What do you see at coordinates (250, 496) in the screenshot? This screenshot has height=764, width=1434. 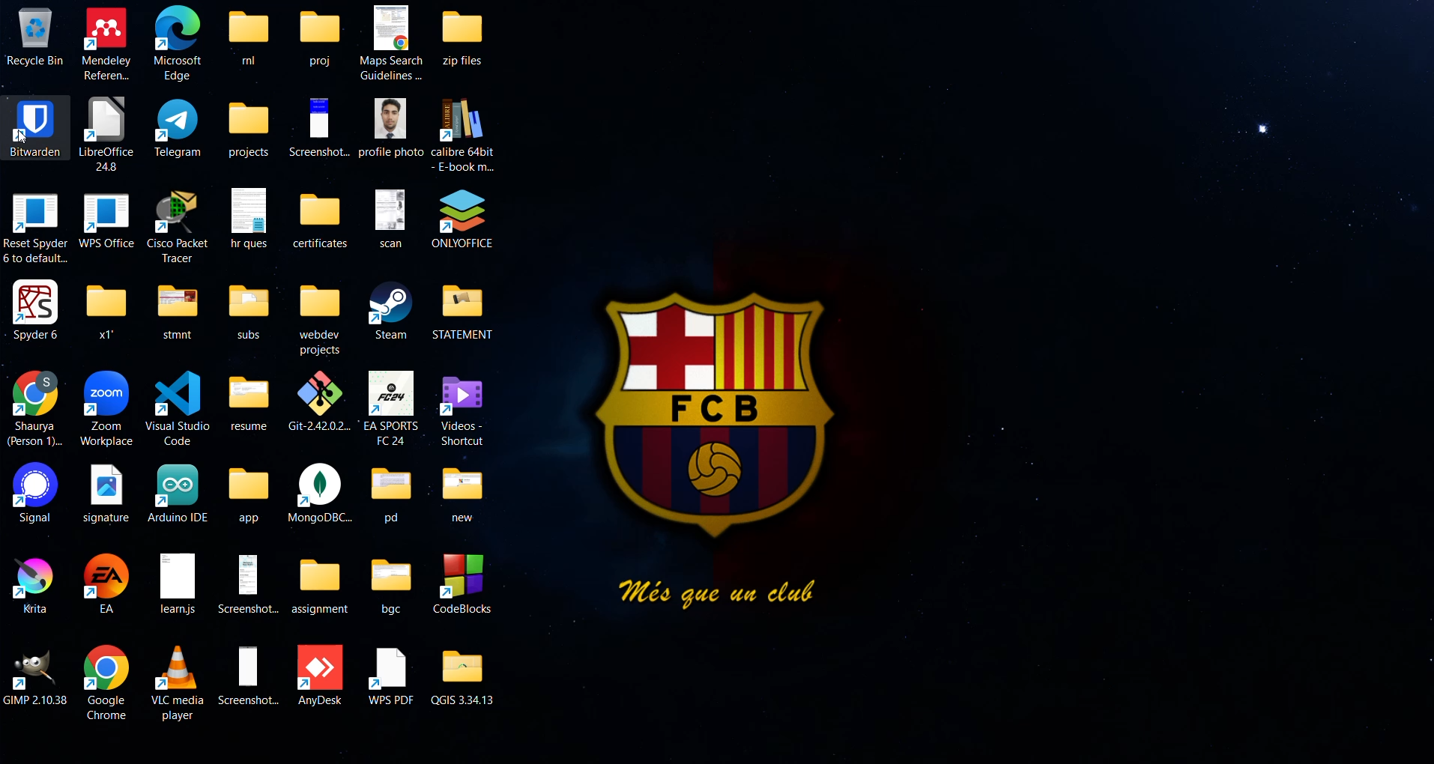 I see `app` at bounding box center [250, 496].